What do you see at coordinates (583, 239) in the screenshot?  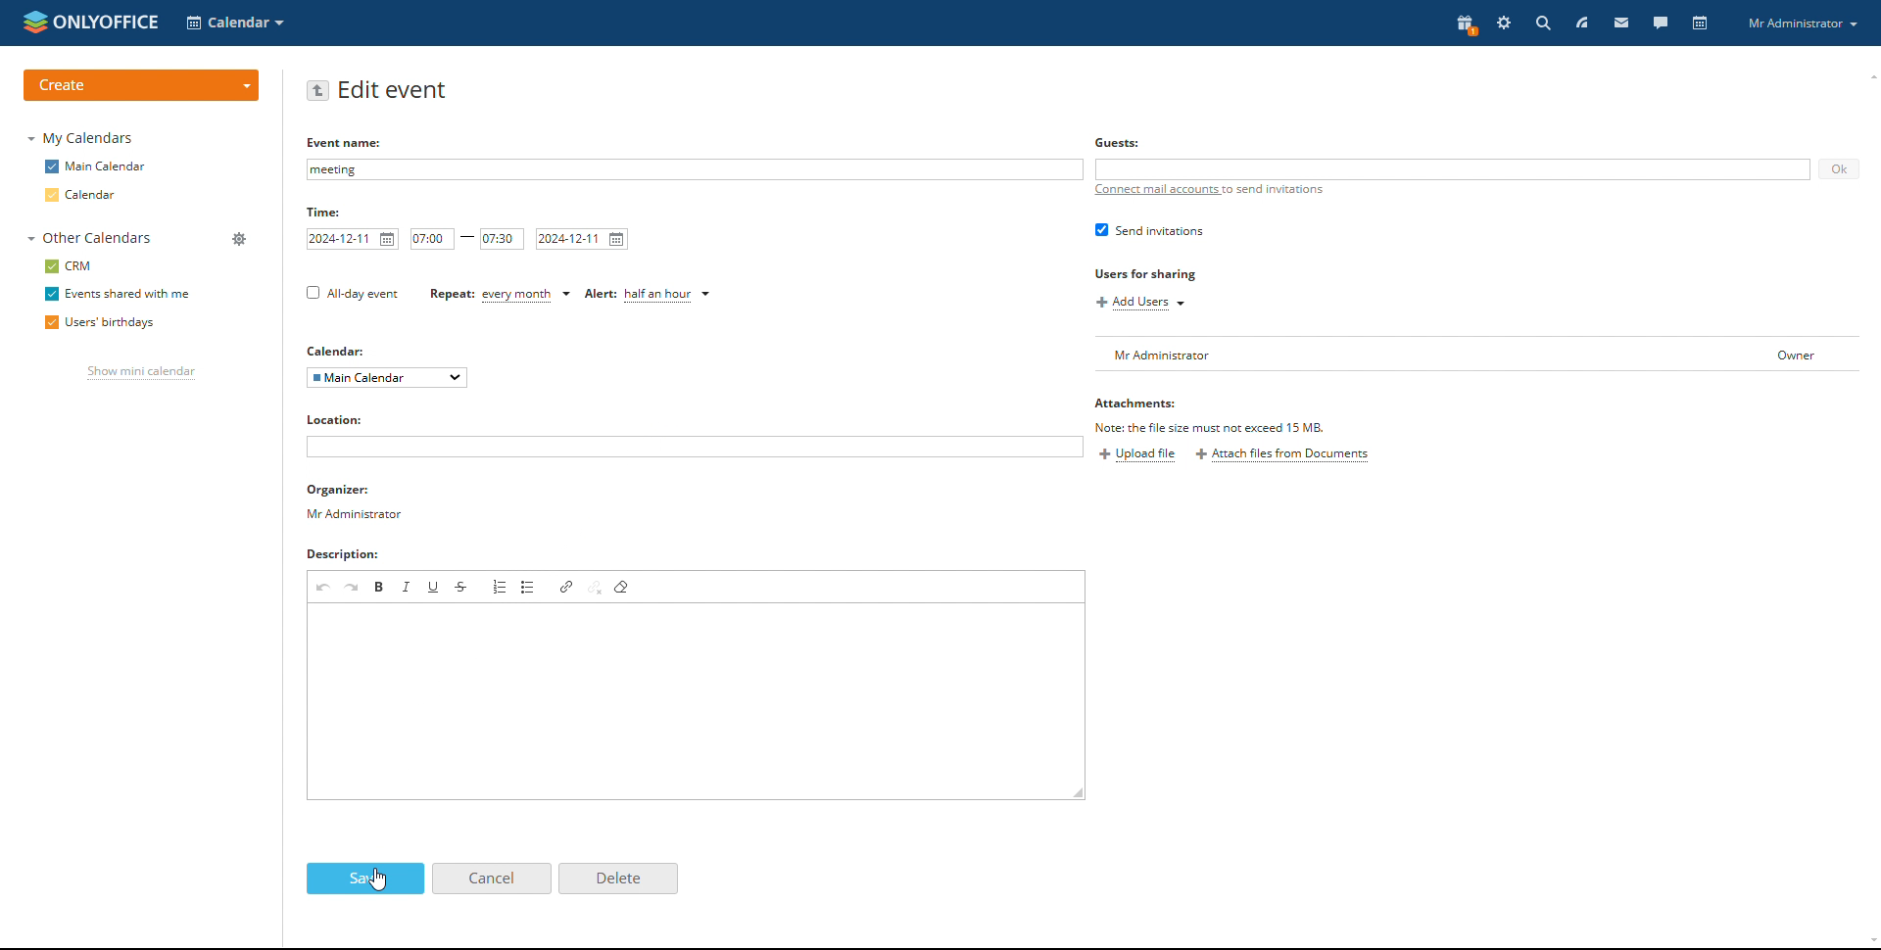 I see `end date` at bounding box center [583, 239].